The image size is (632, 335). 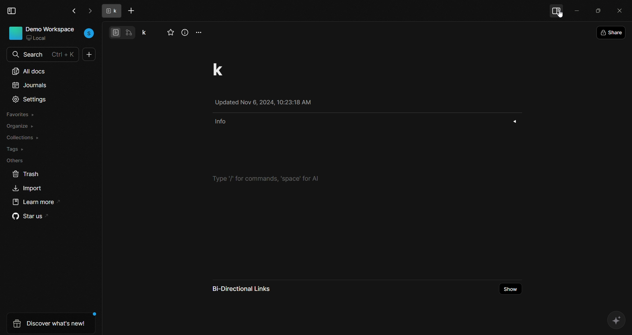 I want to click on project title, so click(x=222, y=68).